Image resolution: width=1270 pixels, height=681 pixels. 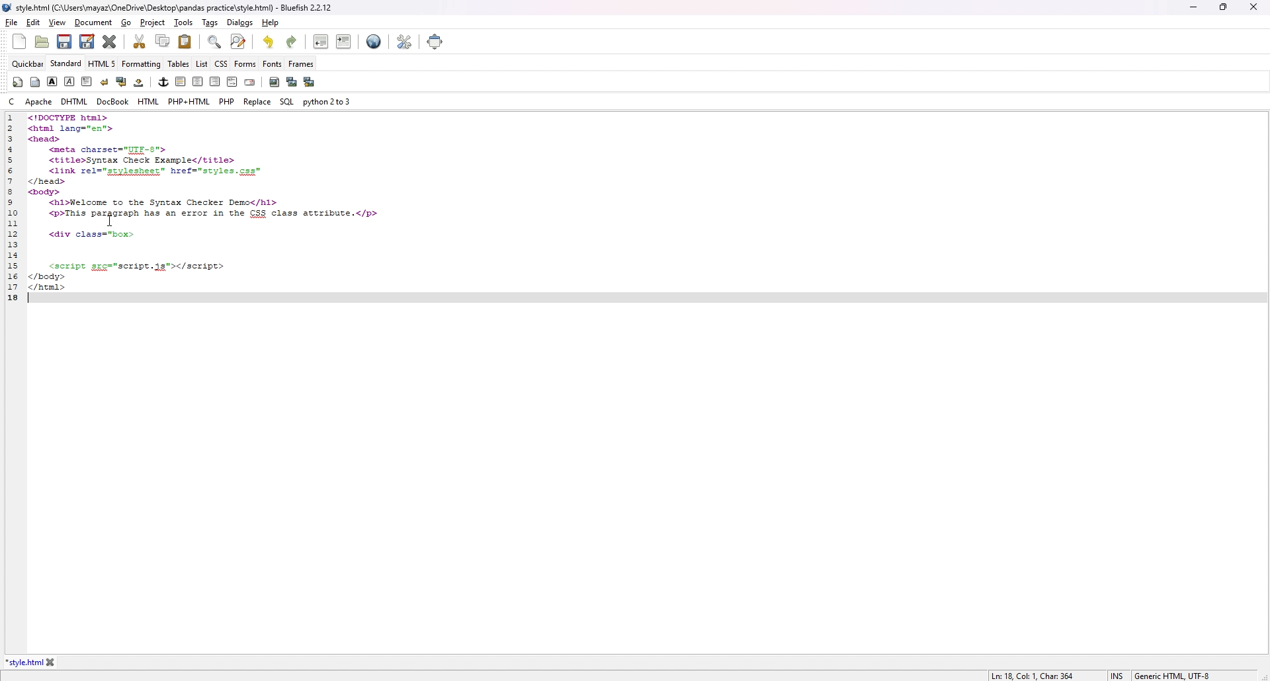 I want to click on right indent, so click(x=217, y=82).